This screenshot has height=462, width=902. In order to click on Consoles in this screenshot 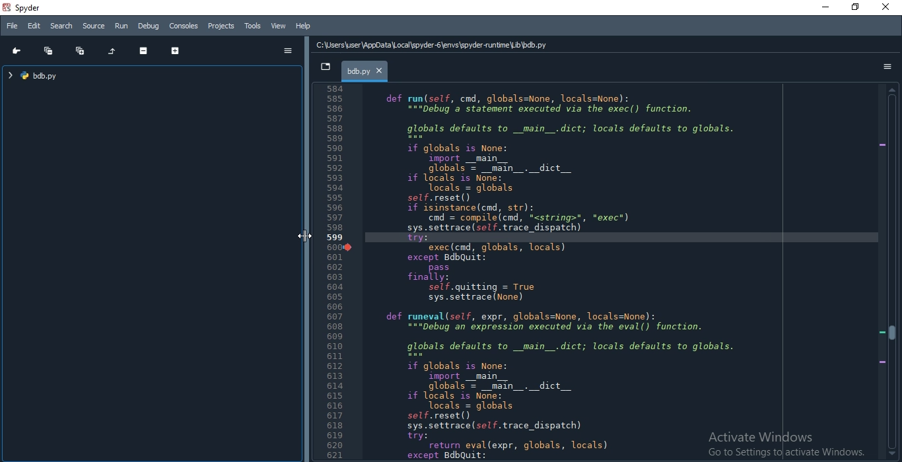, I will do `click(184, 25)`.